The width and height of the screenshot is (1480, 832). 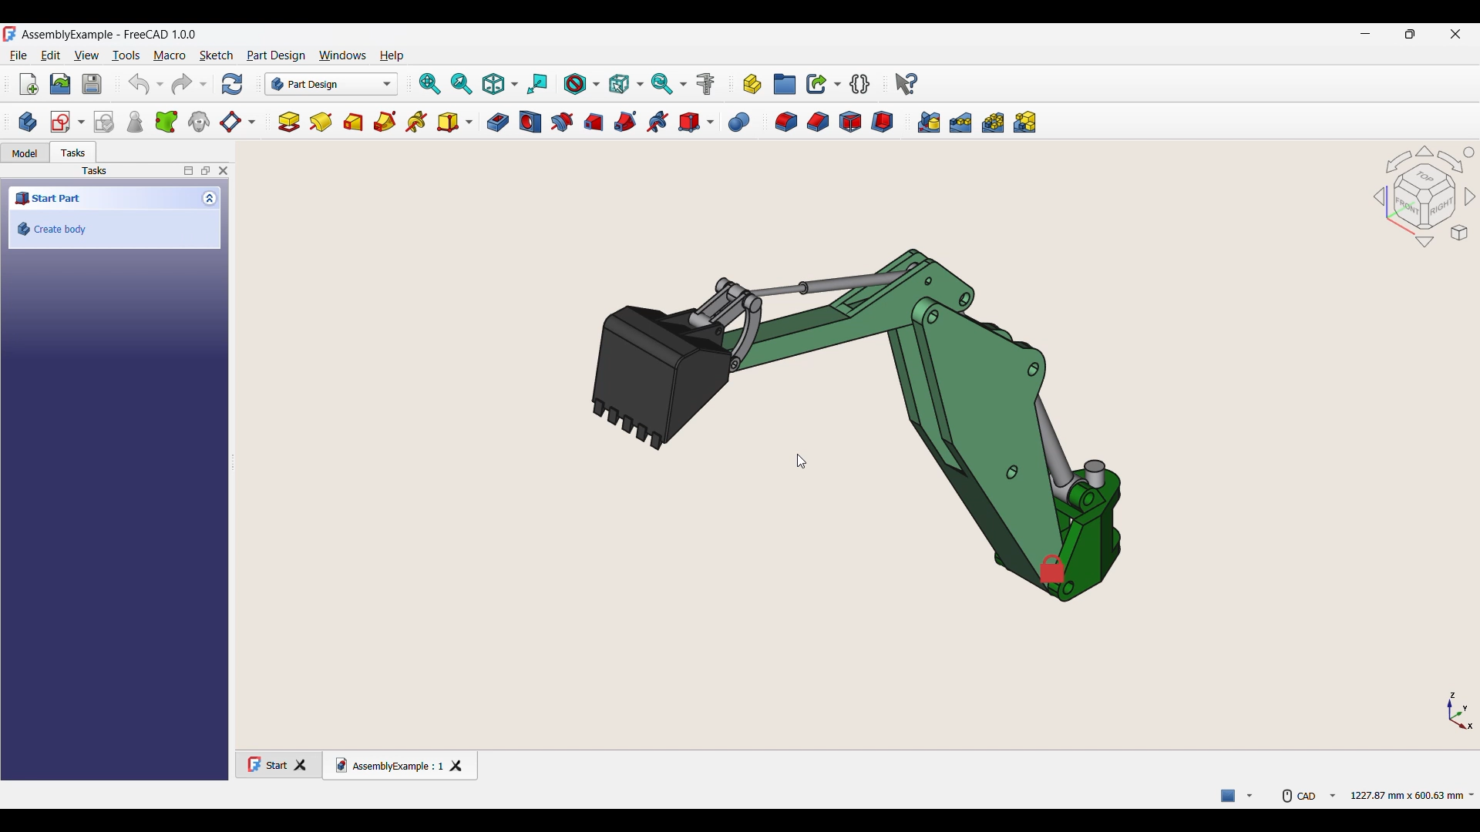 What do you see at coordinates (276, 56) in the screenshot?
I see `Part design` at bounding box center [276, 56].